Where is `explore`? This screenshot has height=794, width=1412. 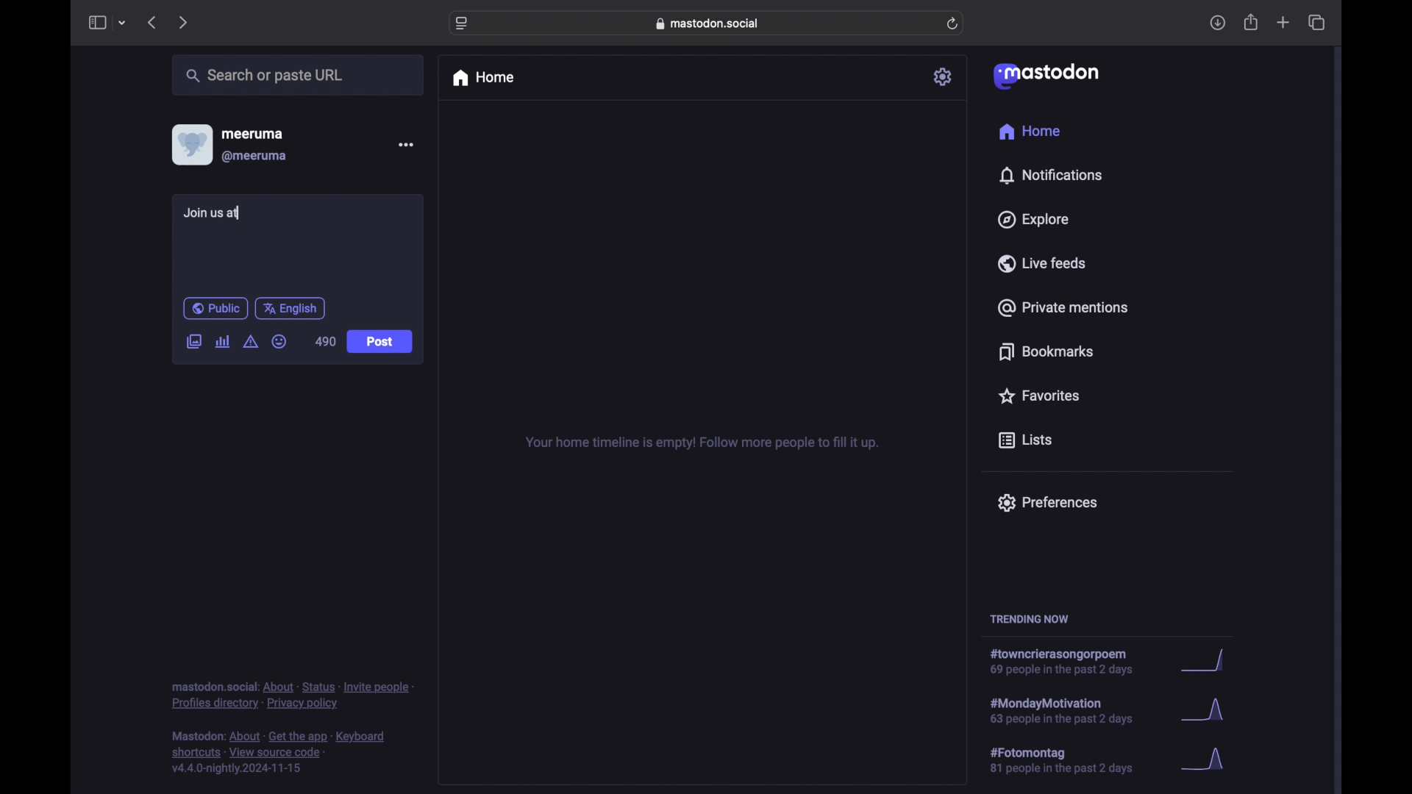
explore is located at coordinates (1032, 220).